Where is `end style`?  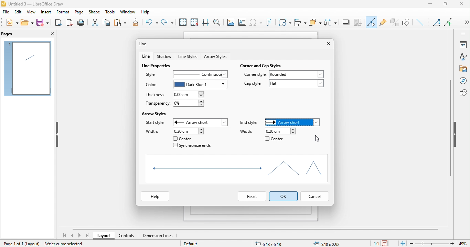
end style is located at coordinates (250, 122).